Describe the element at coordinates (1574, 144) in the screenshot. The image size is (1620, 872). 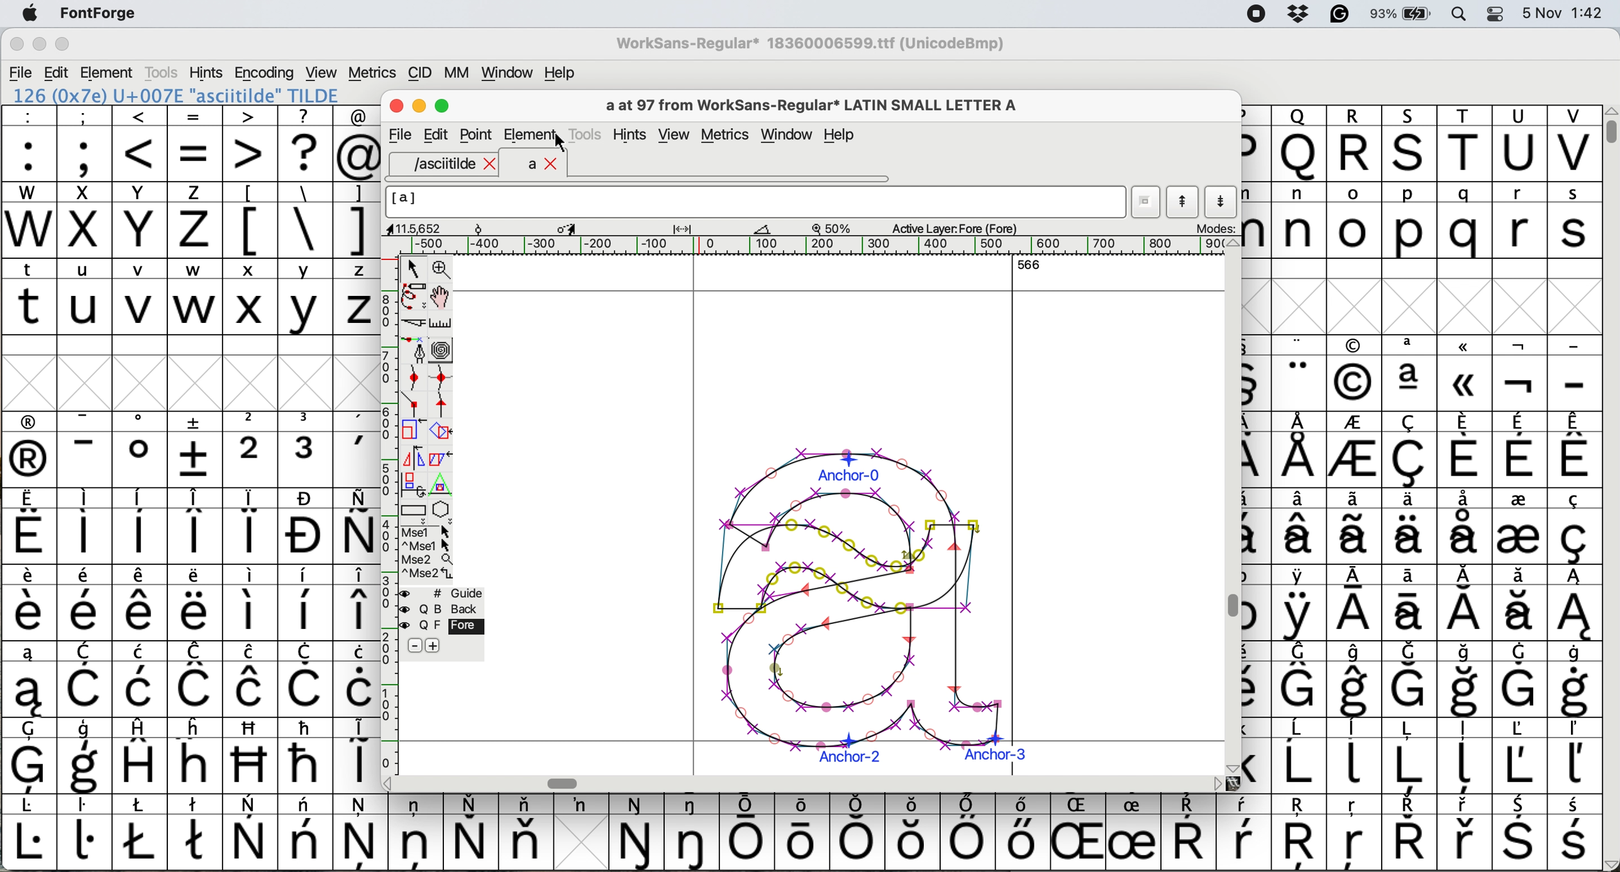
I see `V` at that location.